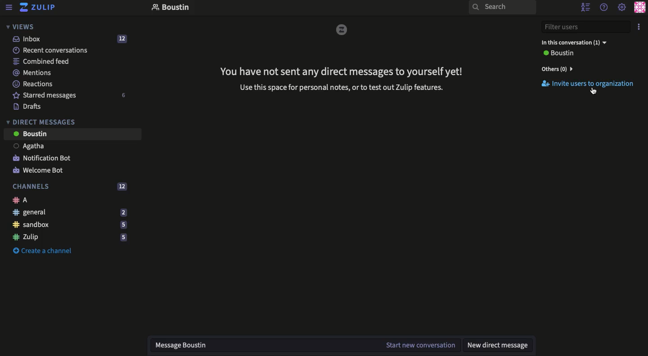  I want to click on Channels, so click(68, 187).